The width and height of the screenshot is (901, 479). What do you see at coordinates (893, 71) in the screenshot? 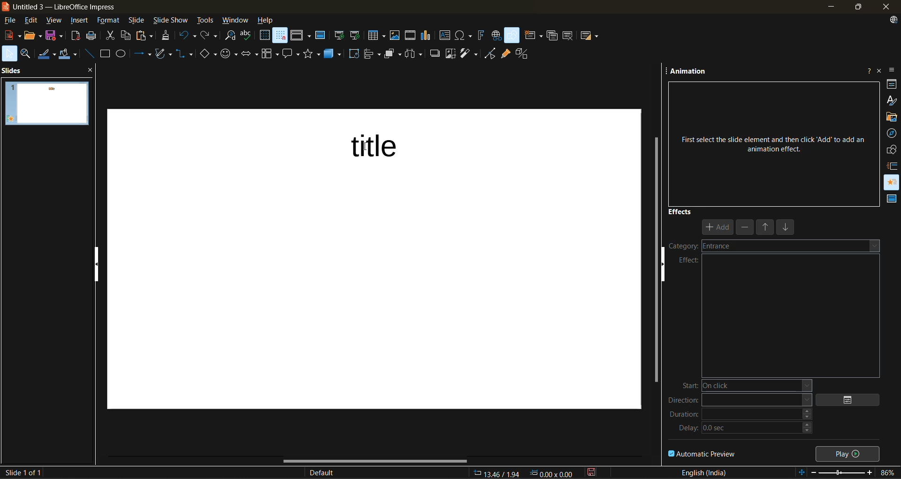
I see `sidebar settings` at bounding box center [893, 71].